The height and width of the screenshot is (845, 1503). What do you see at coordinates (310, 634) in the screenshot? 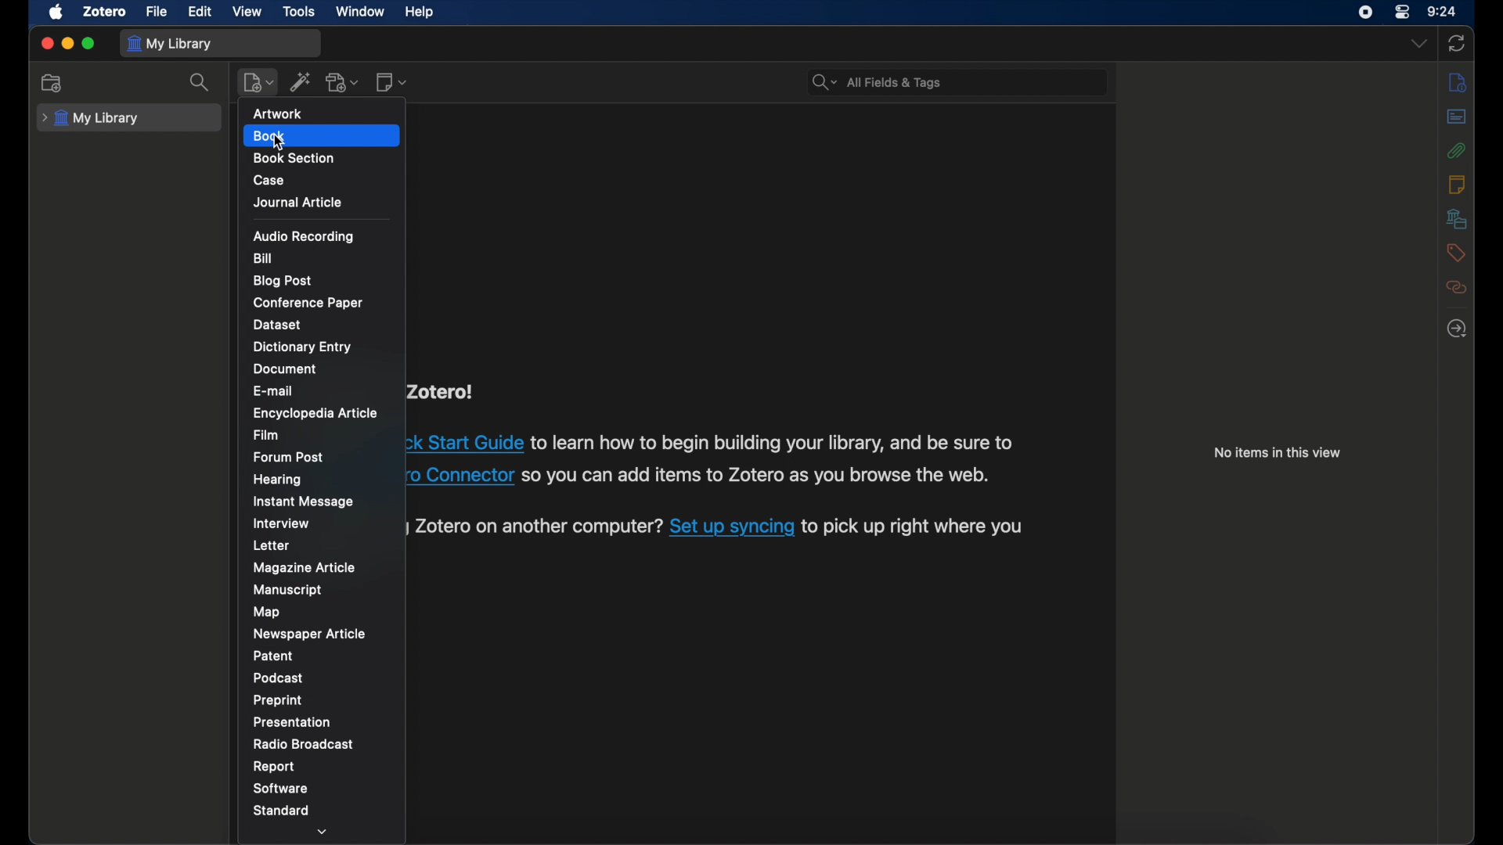
I see `newspaper article` at bounding box center [310, 634].